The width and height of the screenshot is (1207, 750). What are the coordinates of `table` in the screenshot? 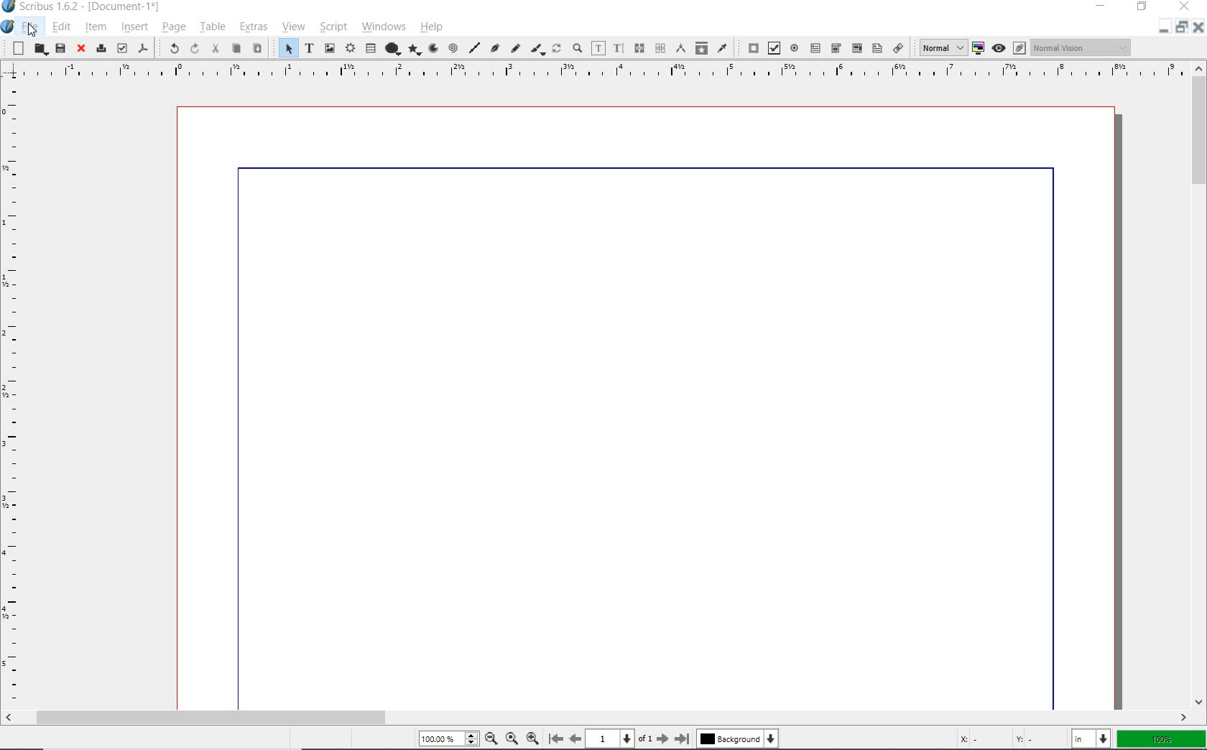 It's located at (212, 27).